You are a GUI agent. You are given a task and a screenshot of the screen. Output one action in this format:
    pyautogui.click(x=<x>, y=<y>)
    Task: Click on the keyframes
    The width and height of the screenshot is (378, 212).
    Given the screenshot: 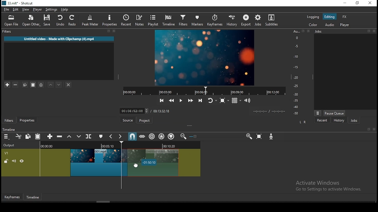 What is the action you would take?
    pyautogui.click(x=214, y=20)
    